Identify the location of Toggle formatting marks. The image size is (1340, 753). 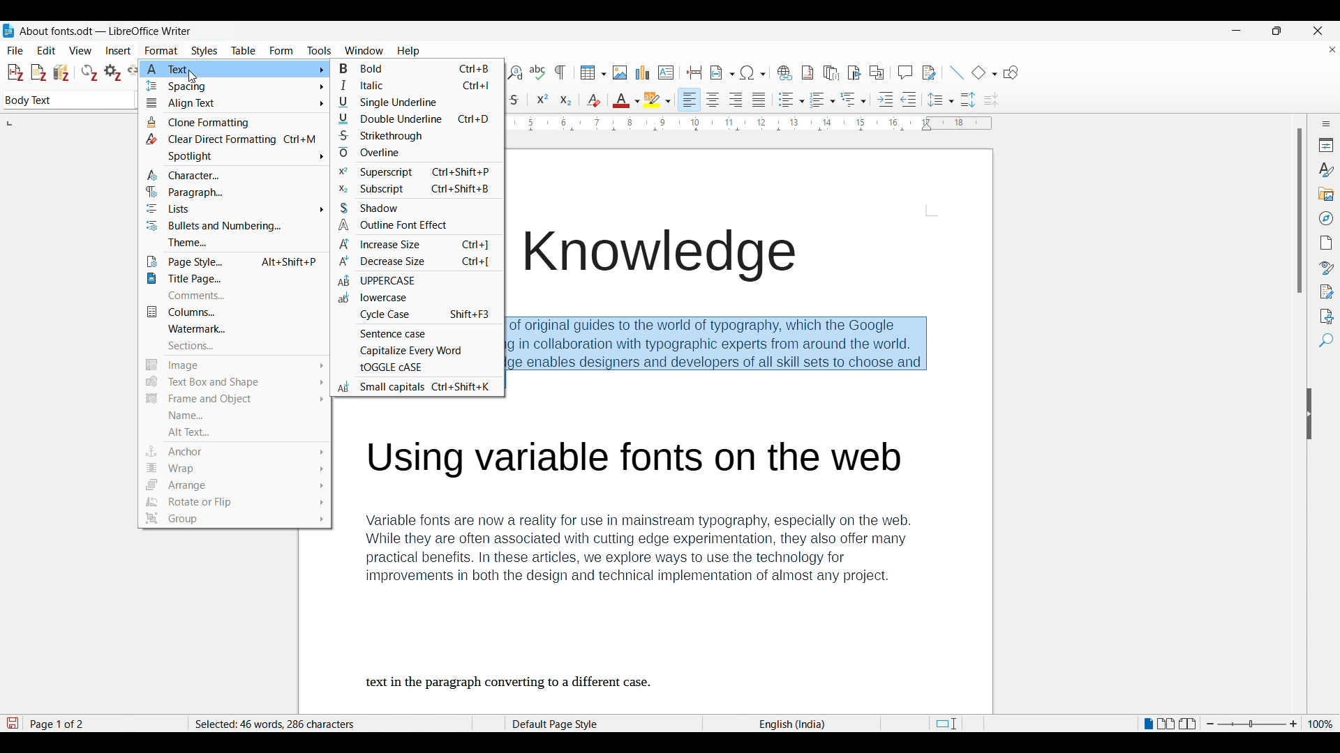
(560, 73).